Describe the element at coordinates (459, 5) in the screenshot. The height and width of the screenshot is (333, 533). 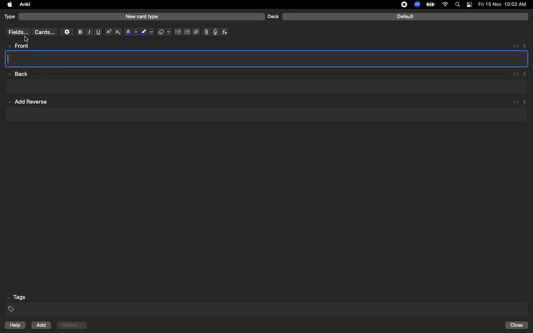
I see `Search` at that location.